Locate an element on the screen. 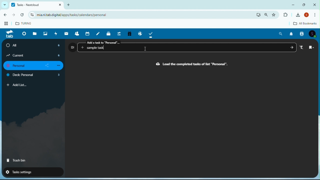 This screenshot has width=320, height=180. cursor is located at coordinates (145, 50).